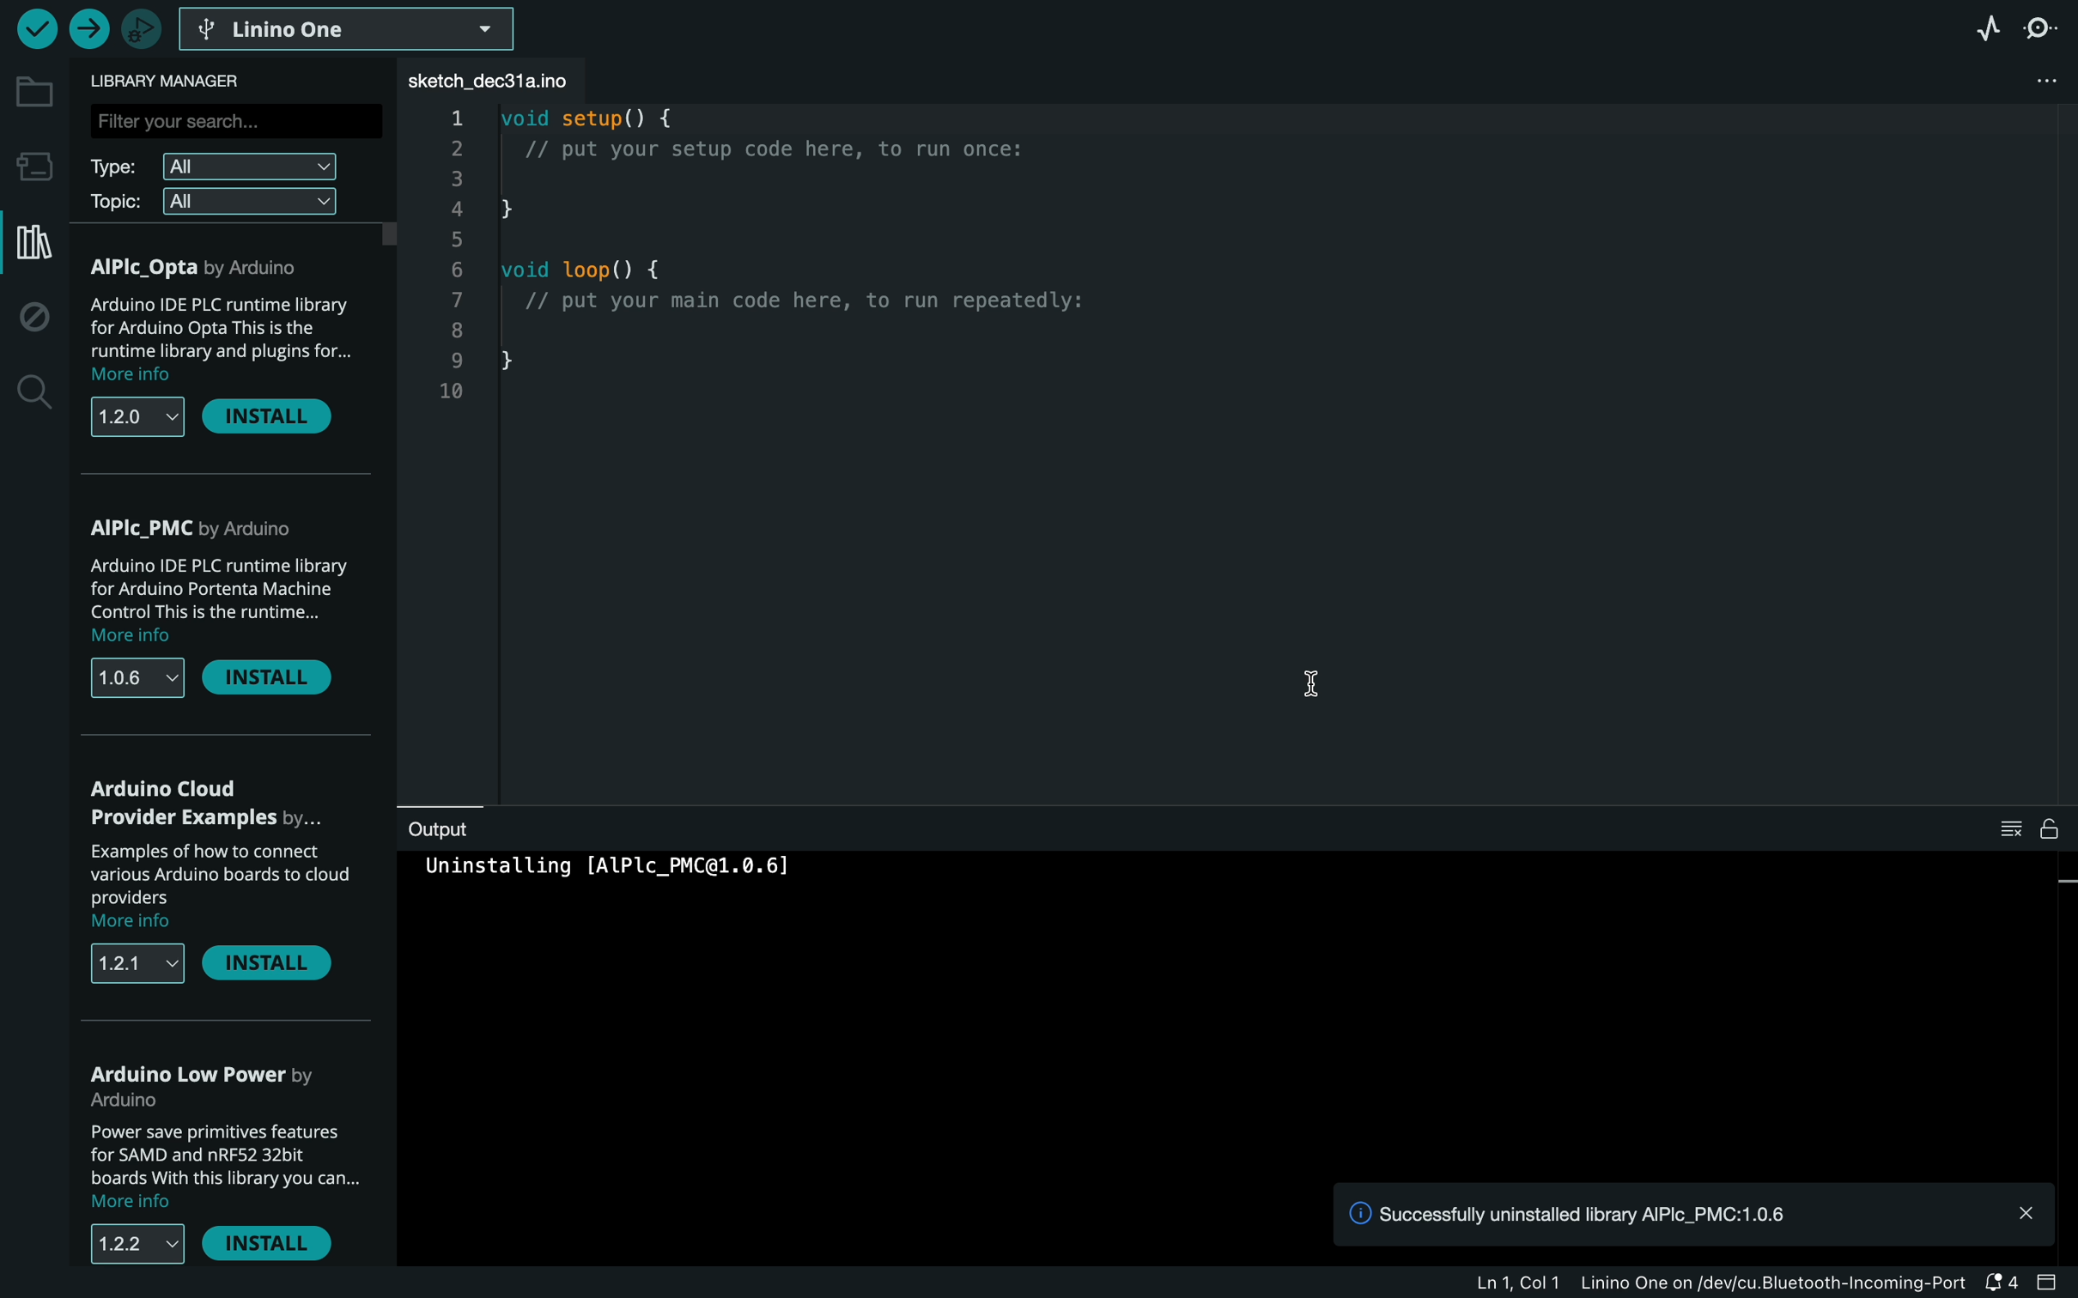 The height and width of the screenshot is (1298, 2078). What do you see at coordinates (228, 1174) in the screenshot?
I see `description` at bounding box center [228, 1174].